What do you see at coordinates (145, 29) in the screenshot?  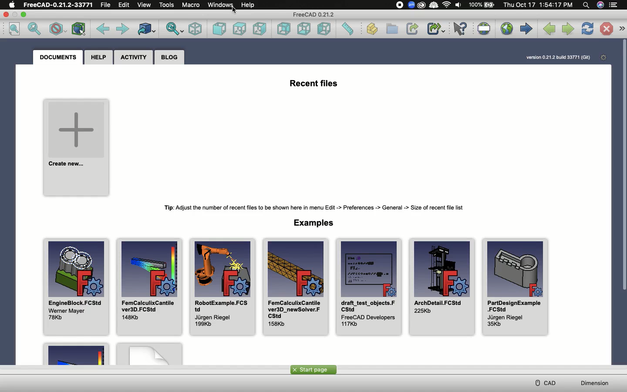 I see `Go to linked object` at bounding box center [145, 29].